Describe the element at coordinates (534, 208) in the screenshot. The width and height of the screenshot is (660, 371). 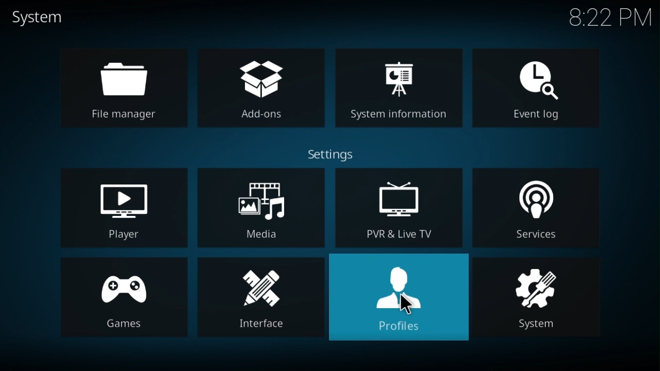
I see `services` at that location.